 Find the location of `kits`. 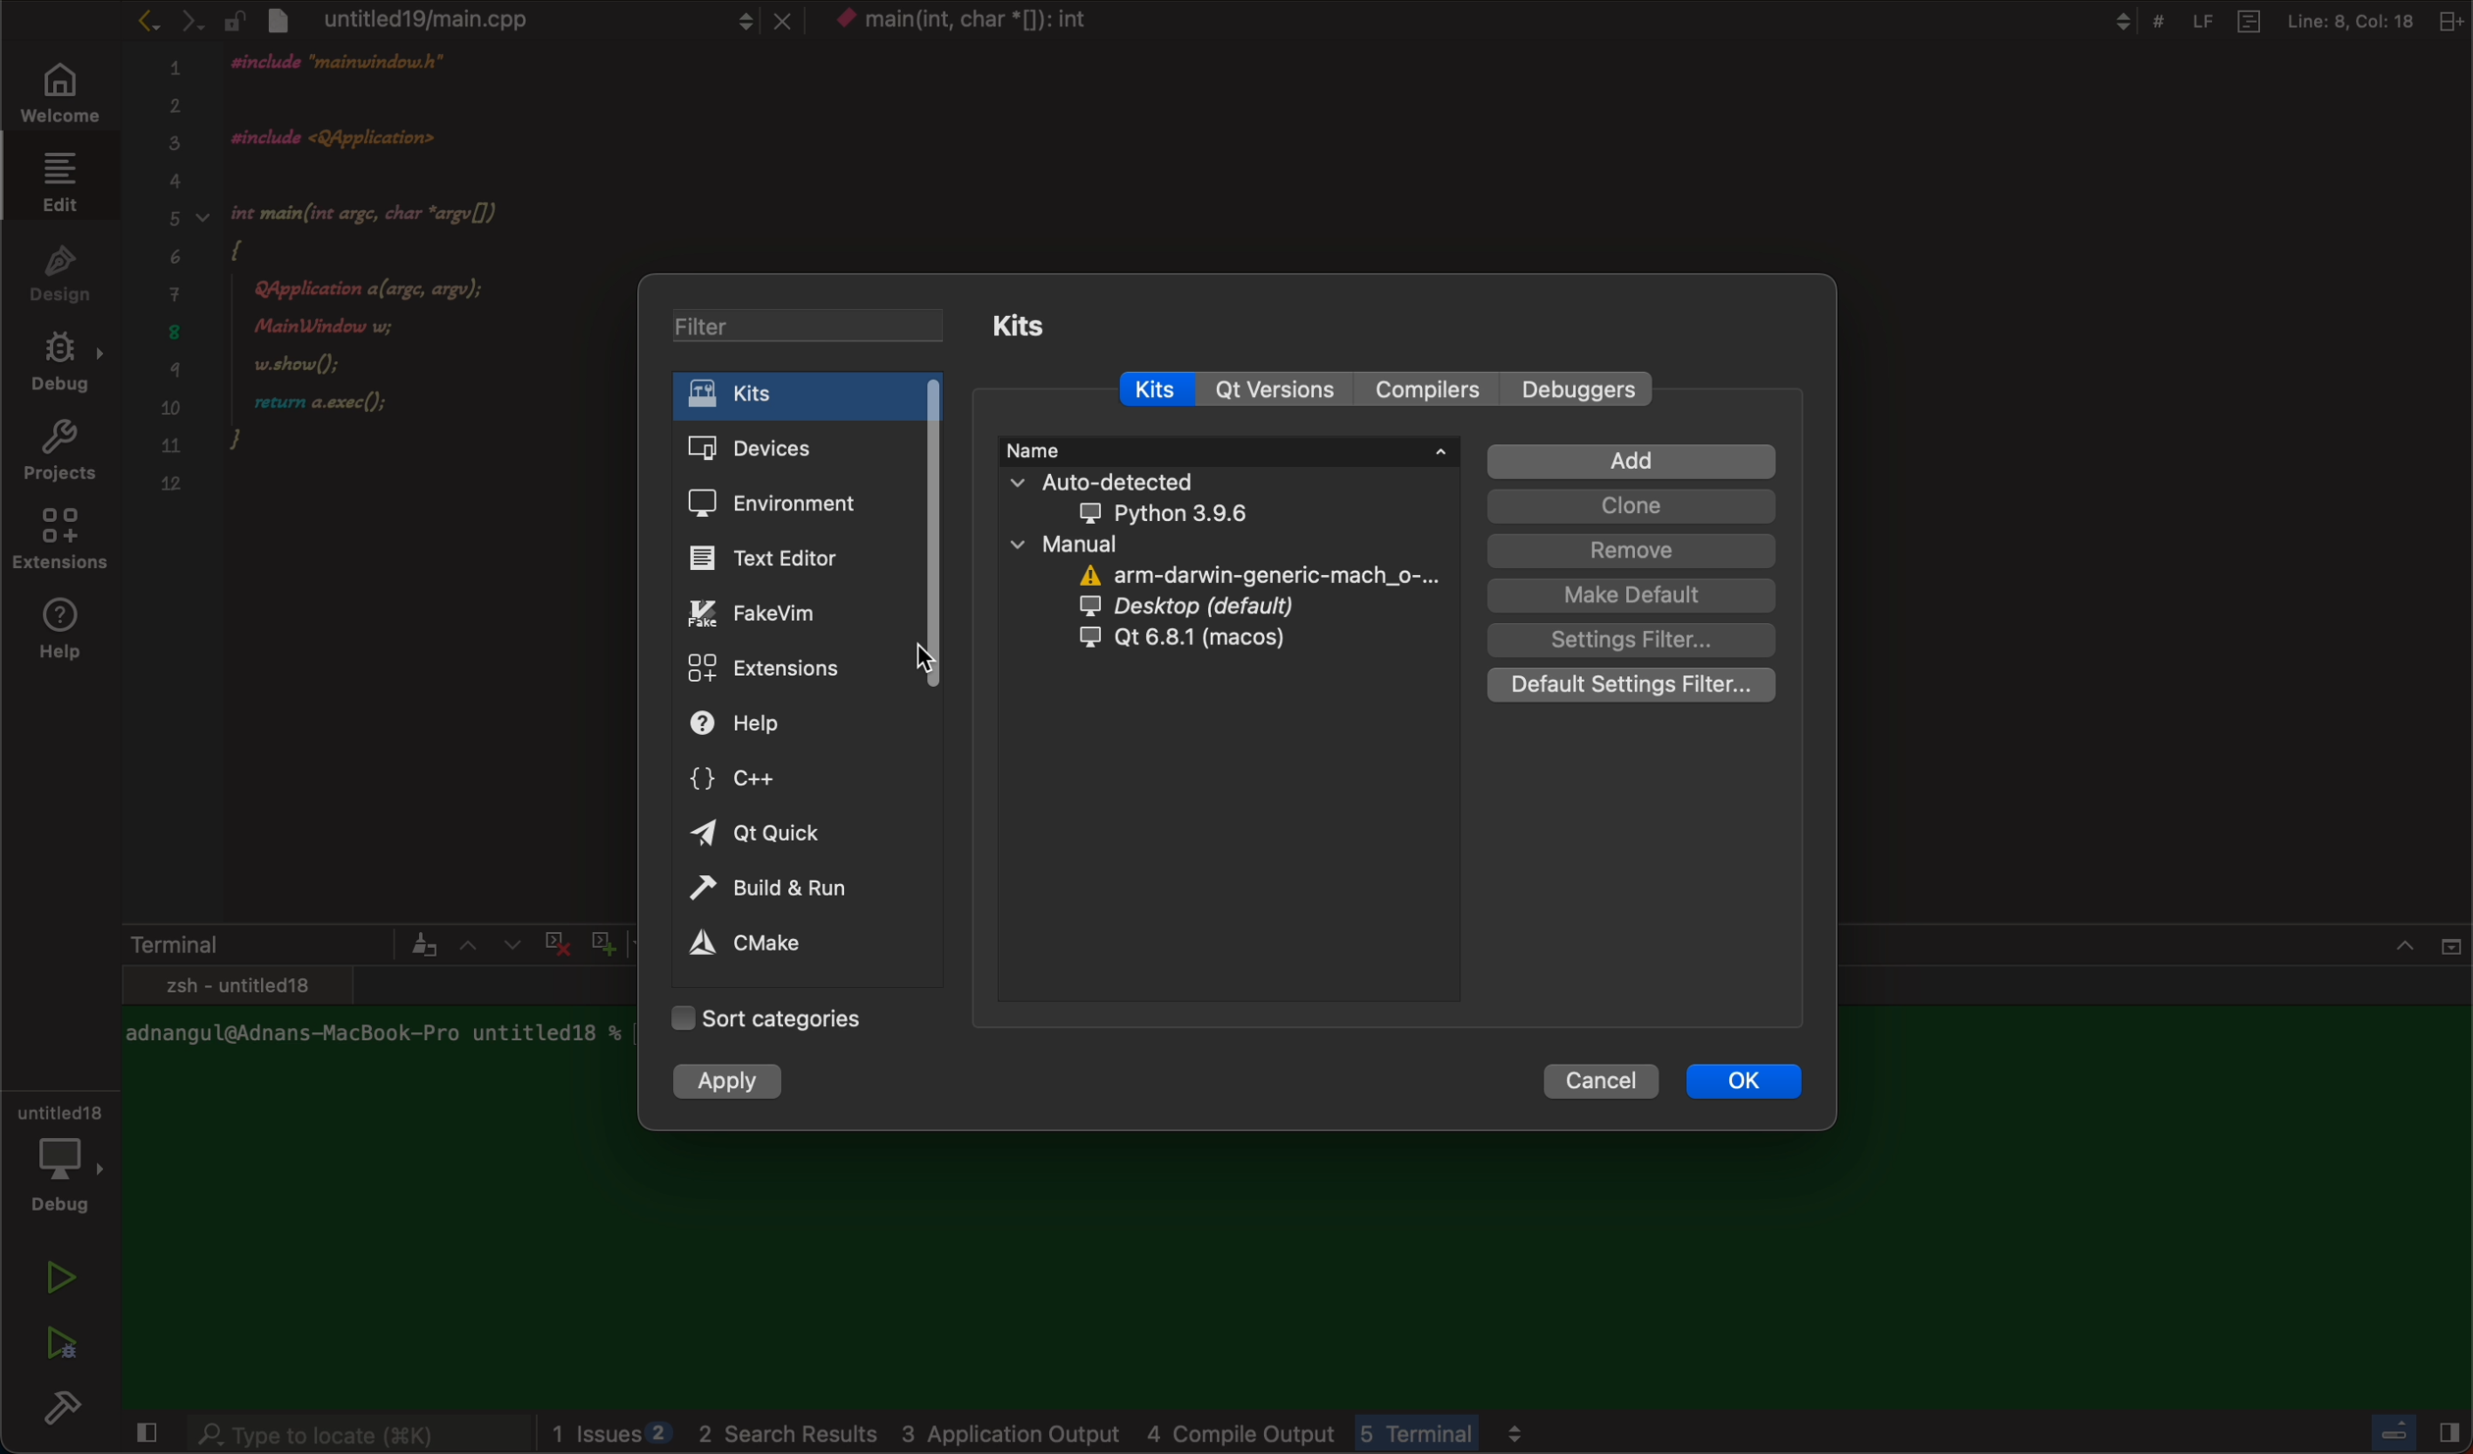

kits is located at coordinates (1029, 327).